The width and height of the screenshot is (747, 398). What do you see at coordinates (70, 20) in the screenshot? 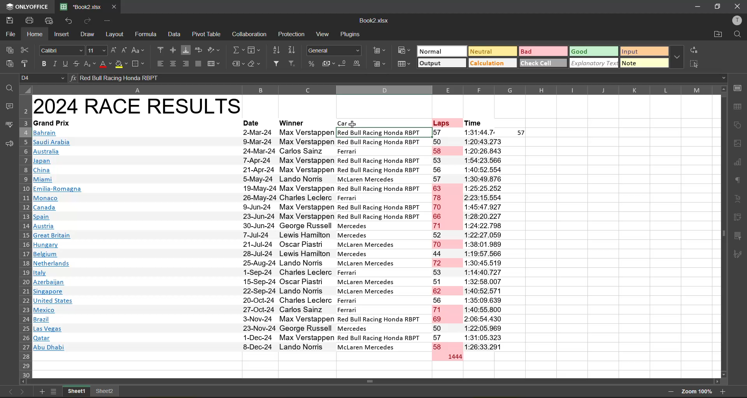
I see `undo` at bounding box center [70, 20].